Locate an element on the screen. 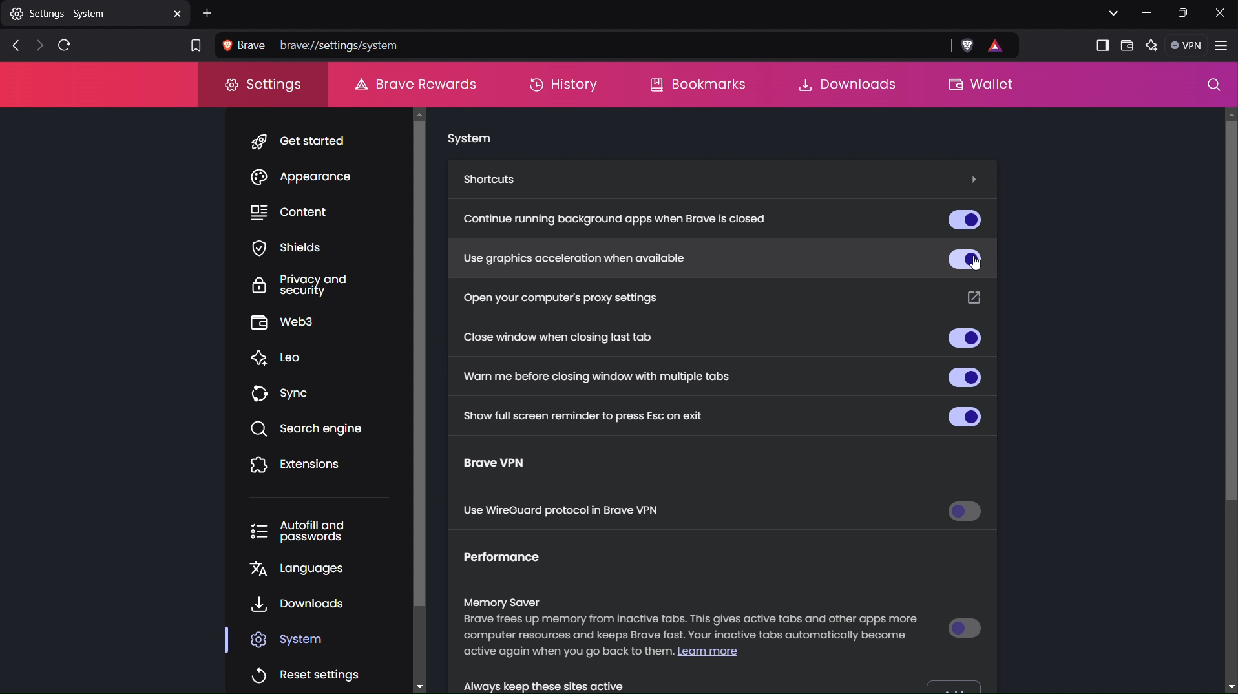  BUtton is located at coordinates (962, 415).